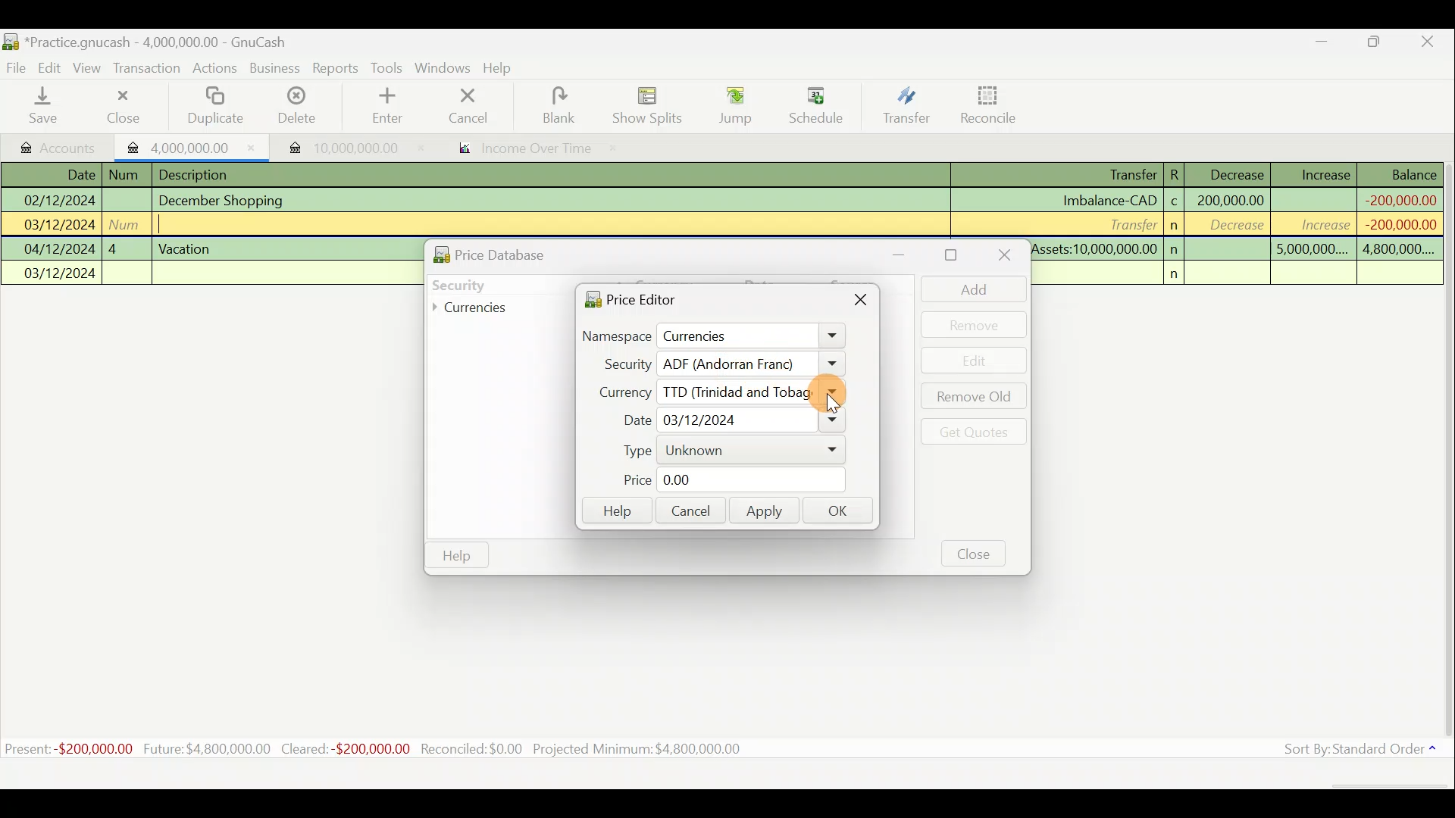 The height and width of the screenshot is (818, 1455). What do you see at coordinates (457, 556) in the screenshot?
I see `Help` at bounding box center [457, 556].